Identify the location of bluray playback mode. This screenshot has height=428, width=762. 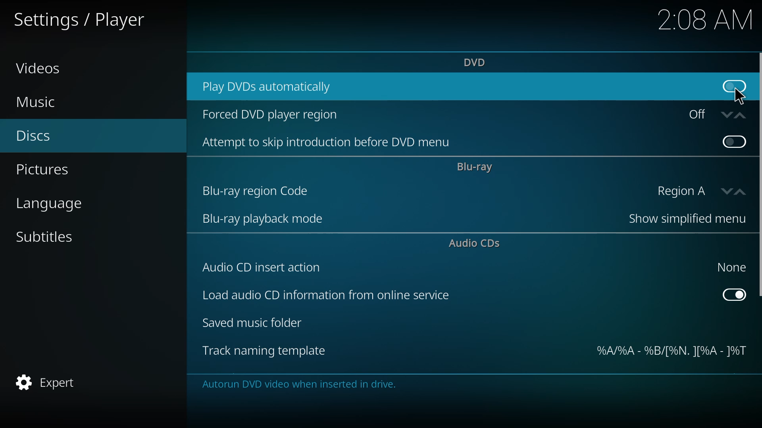
(264, 220).